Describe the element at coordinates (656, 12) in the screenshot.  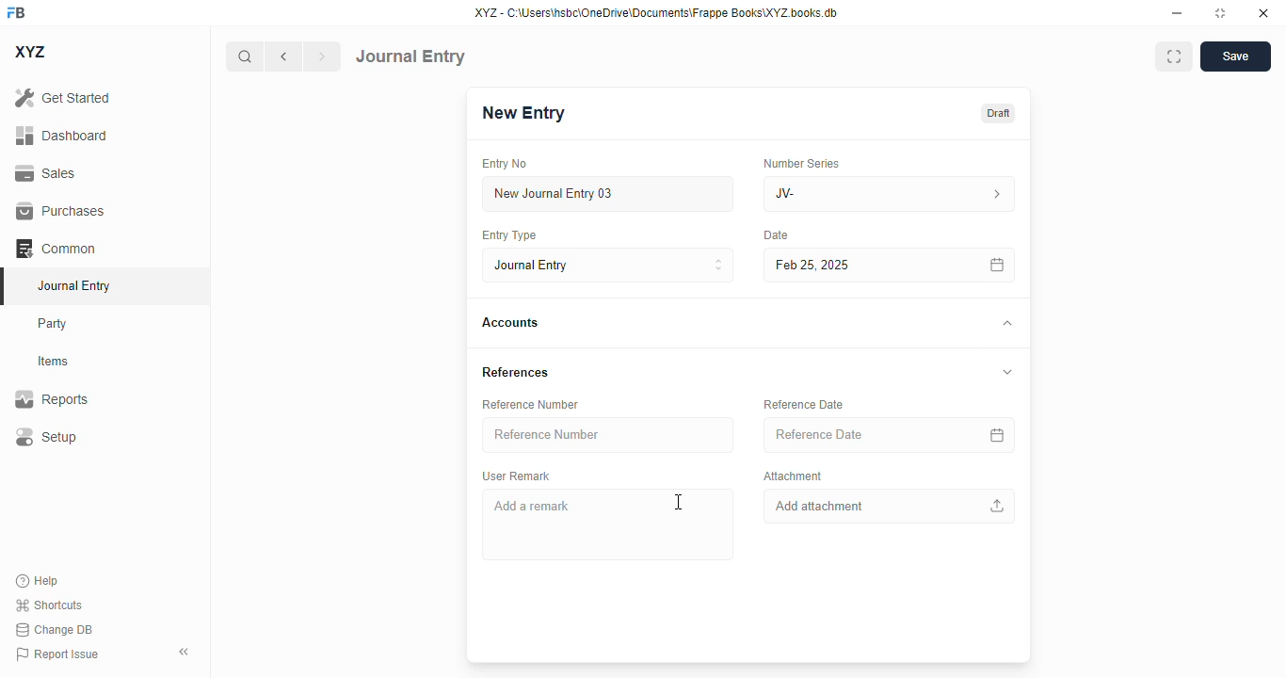
I see `XYZ - C:\Users\hsbc\OneDrive\Documents\Frappe Books\XYZ books.db` at that location.